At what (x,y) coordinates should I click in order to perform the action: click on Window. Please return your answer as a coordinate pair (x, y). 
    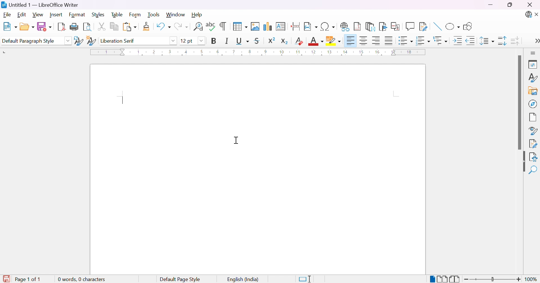
    Looking at the image, I should click on (176, 15).